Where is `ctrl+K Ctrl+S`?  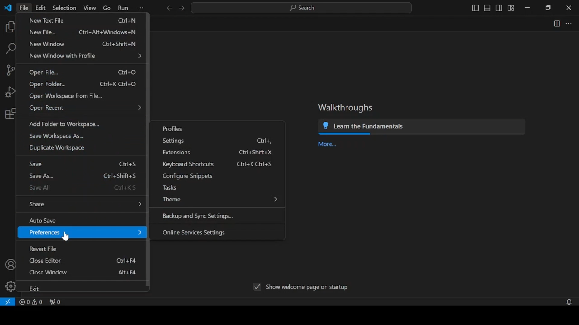
ctrl+K Ctrl+S is located at coordinates (255, 163).